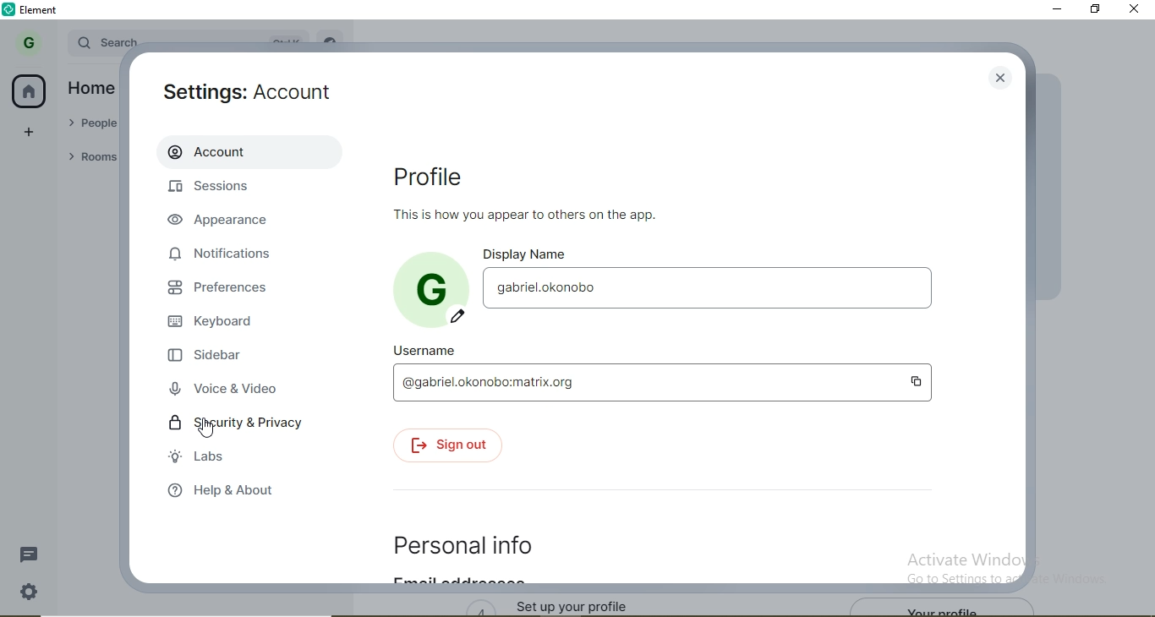  Describe the element at coordinates (30, 136) in the screenshot. I see `add space` at that location.